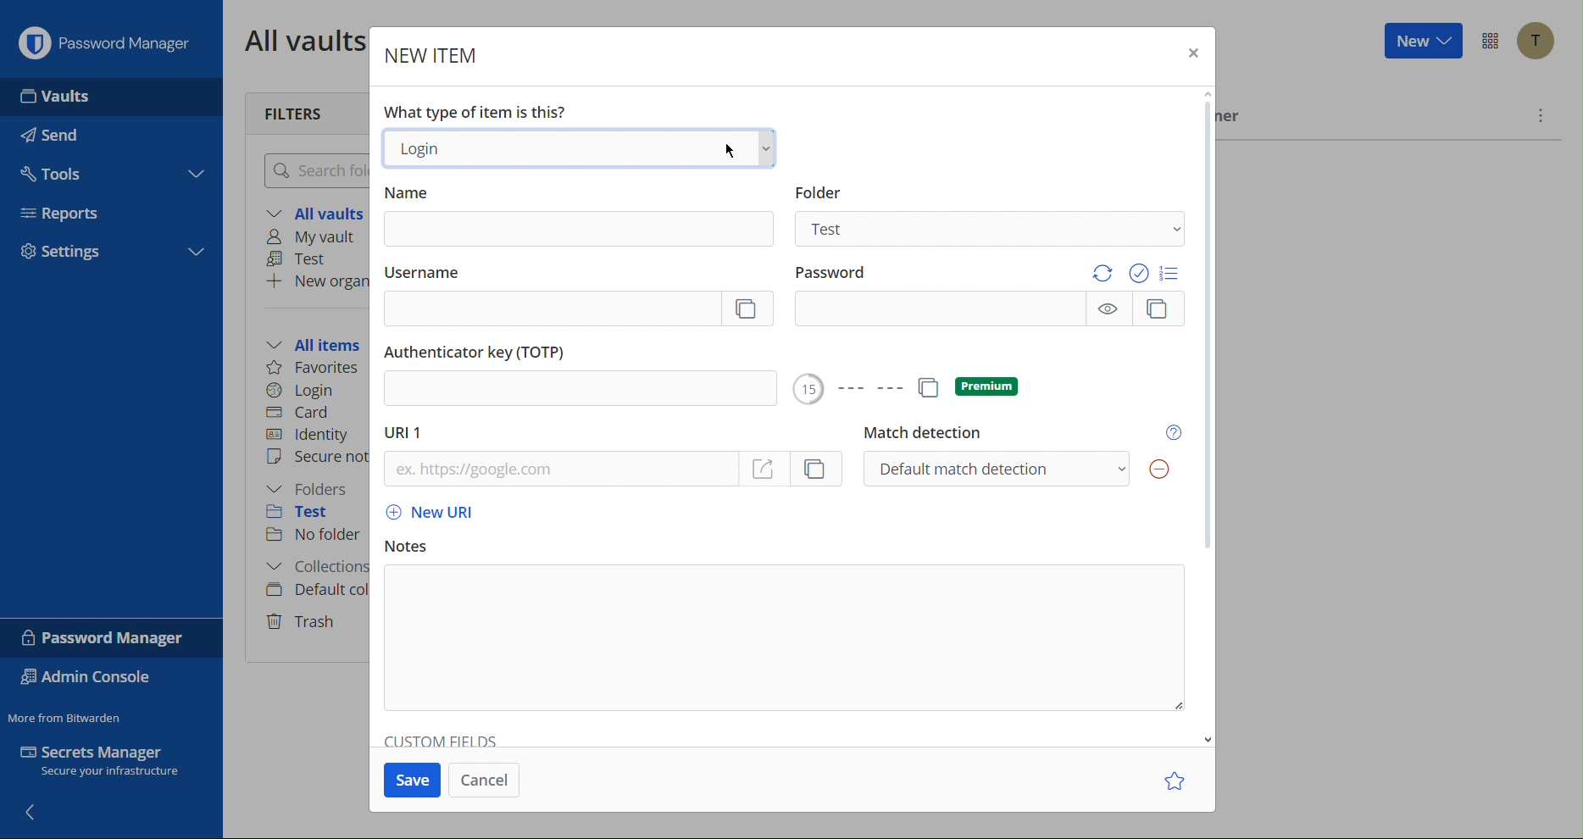 The width and height of the screenshot is (1583, 839). I want to click on , so click(822, 192).